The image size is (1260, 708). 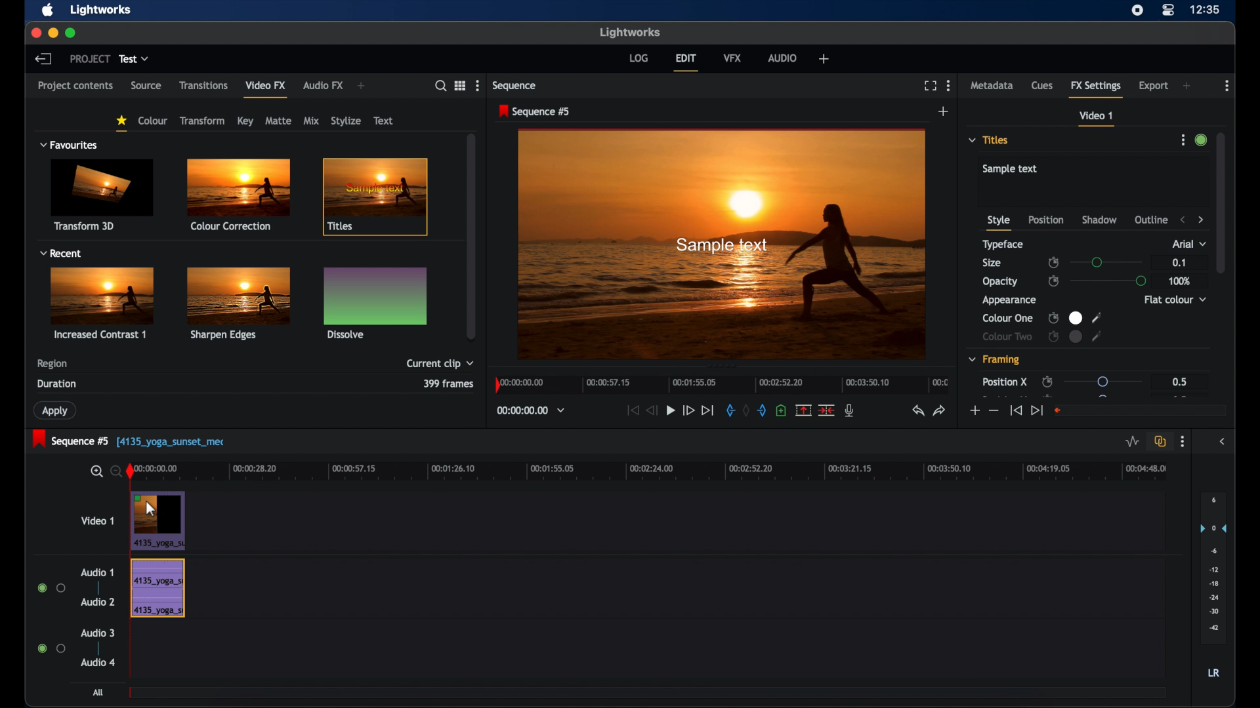 I want to click on more options, so click(x=477, y=85).